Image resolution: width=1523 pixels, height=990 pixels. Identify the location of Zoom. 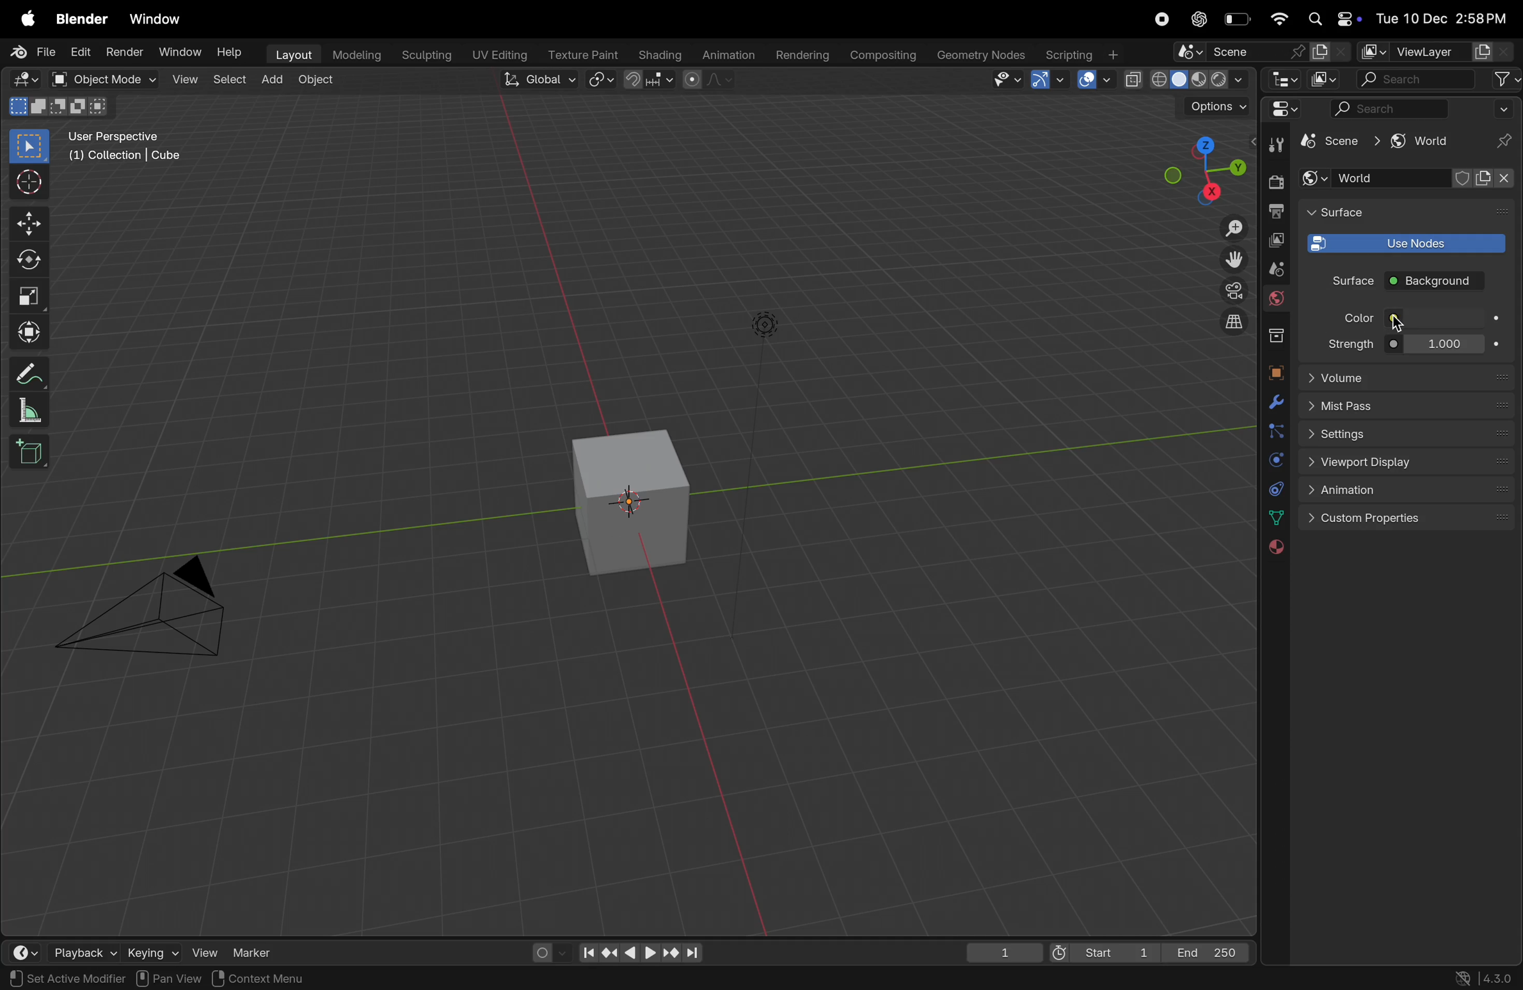
(1231, 230).